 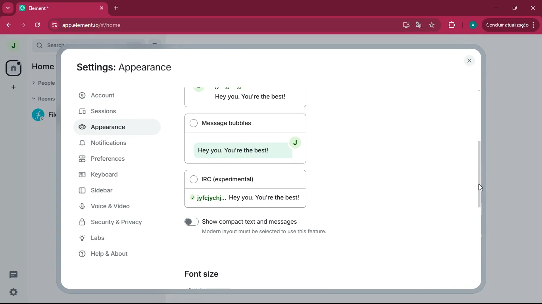 I want to click on preferences, so click(x=113, y=160).